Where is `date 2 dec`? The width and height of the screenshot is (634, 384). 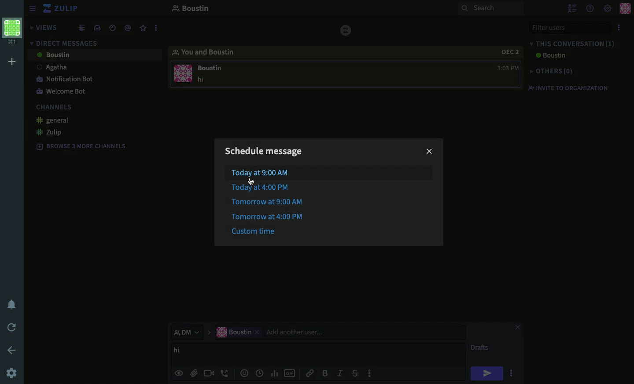 date 2 dec is located at coordinates (507, 52).